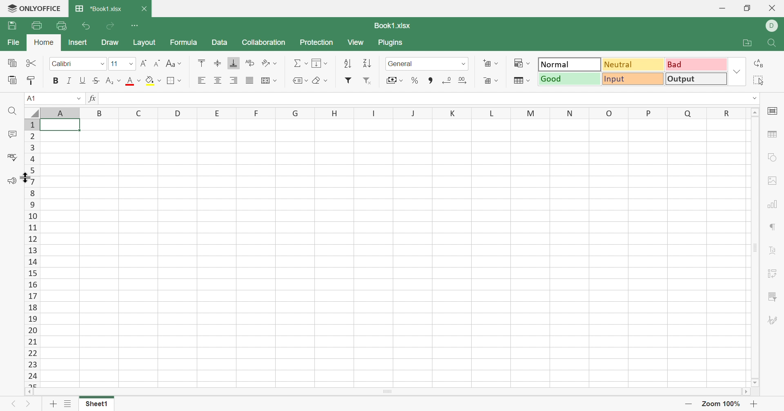 The image size is (784, 411). Describe the element at coordinates (316, 41) in the screenshot. I see `Protection` at that location.